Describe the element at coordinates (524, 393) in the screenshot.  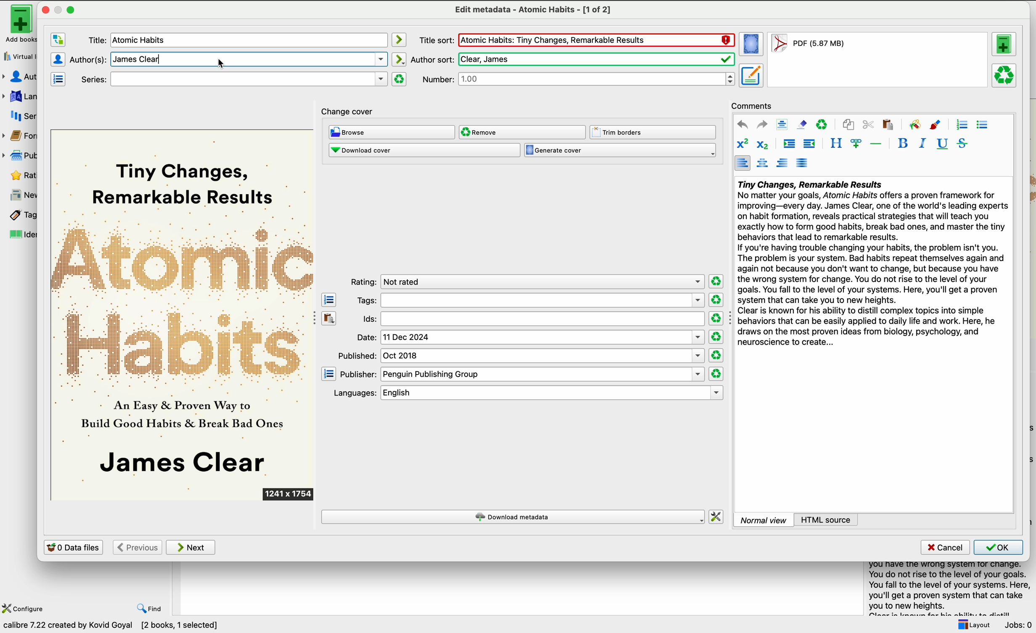
I see `languages: english` at that location.